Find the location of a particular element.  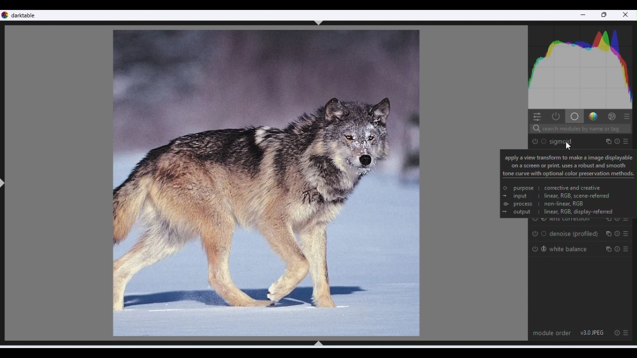

purpose : corrective and creative is located at coordinates (557, 188).